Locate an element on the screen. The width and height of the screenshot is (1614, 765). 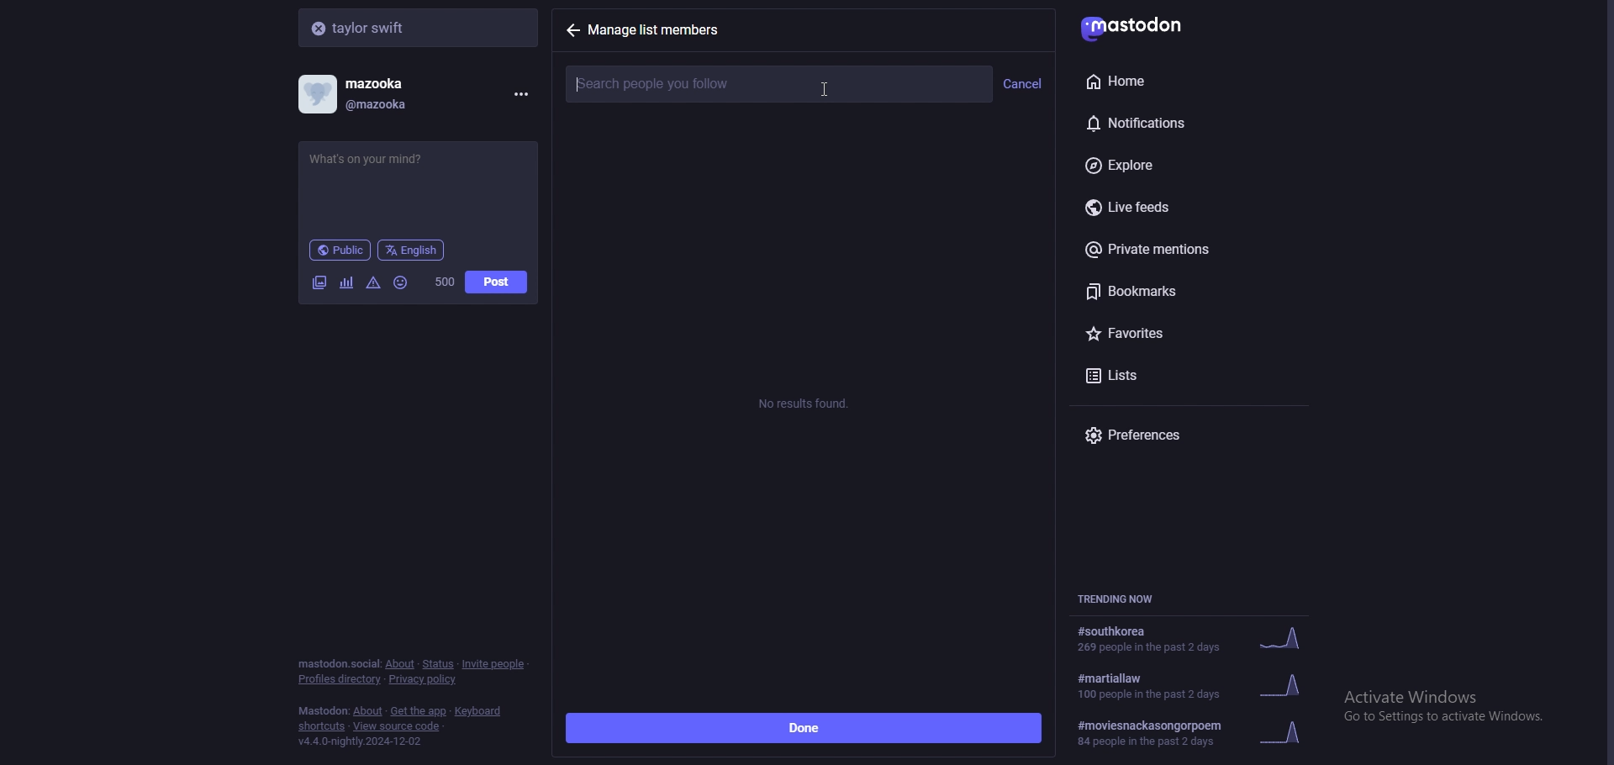
favourites is located at coordinates (1174, 330).